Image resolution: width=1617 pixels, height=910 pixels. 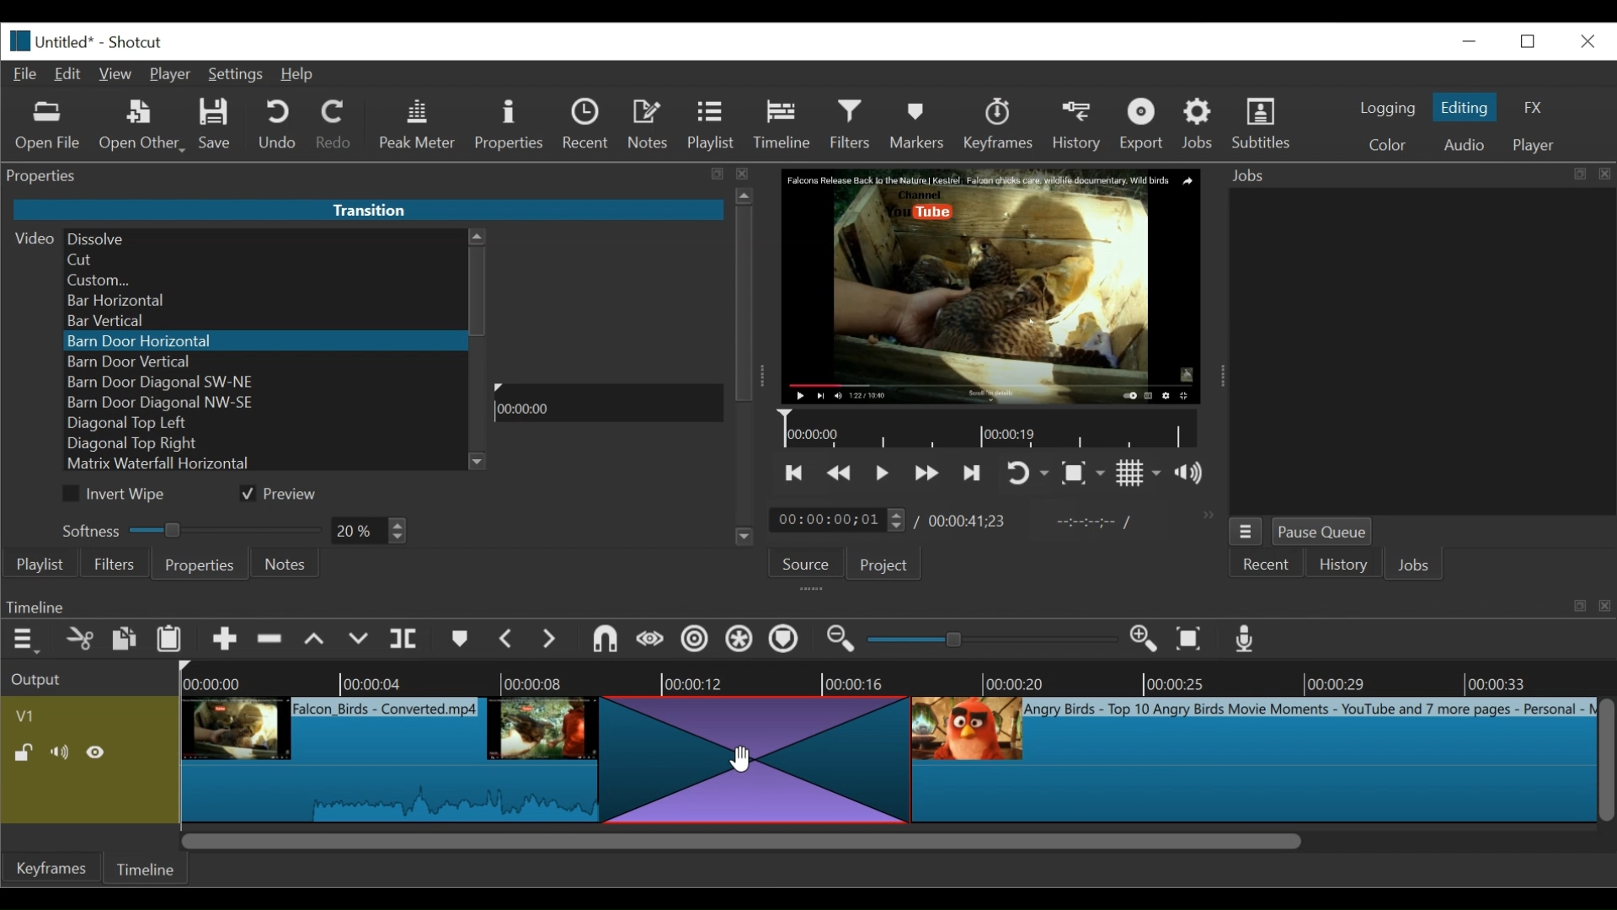 I want to click on Media Viewer, so click(x=990, y=286).